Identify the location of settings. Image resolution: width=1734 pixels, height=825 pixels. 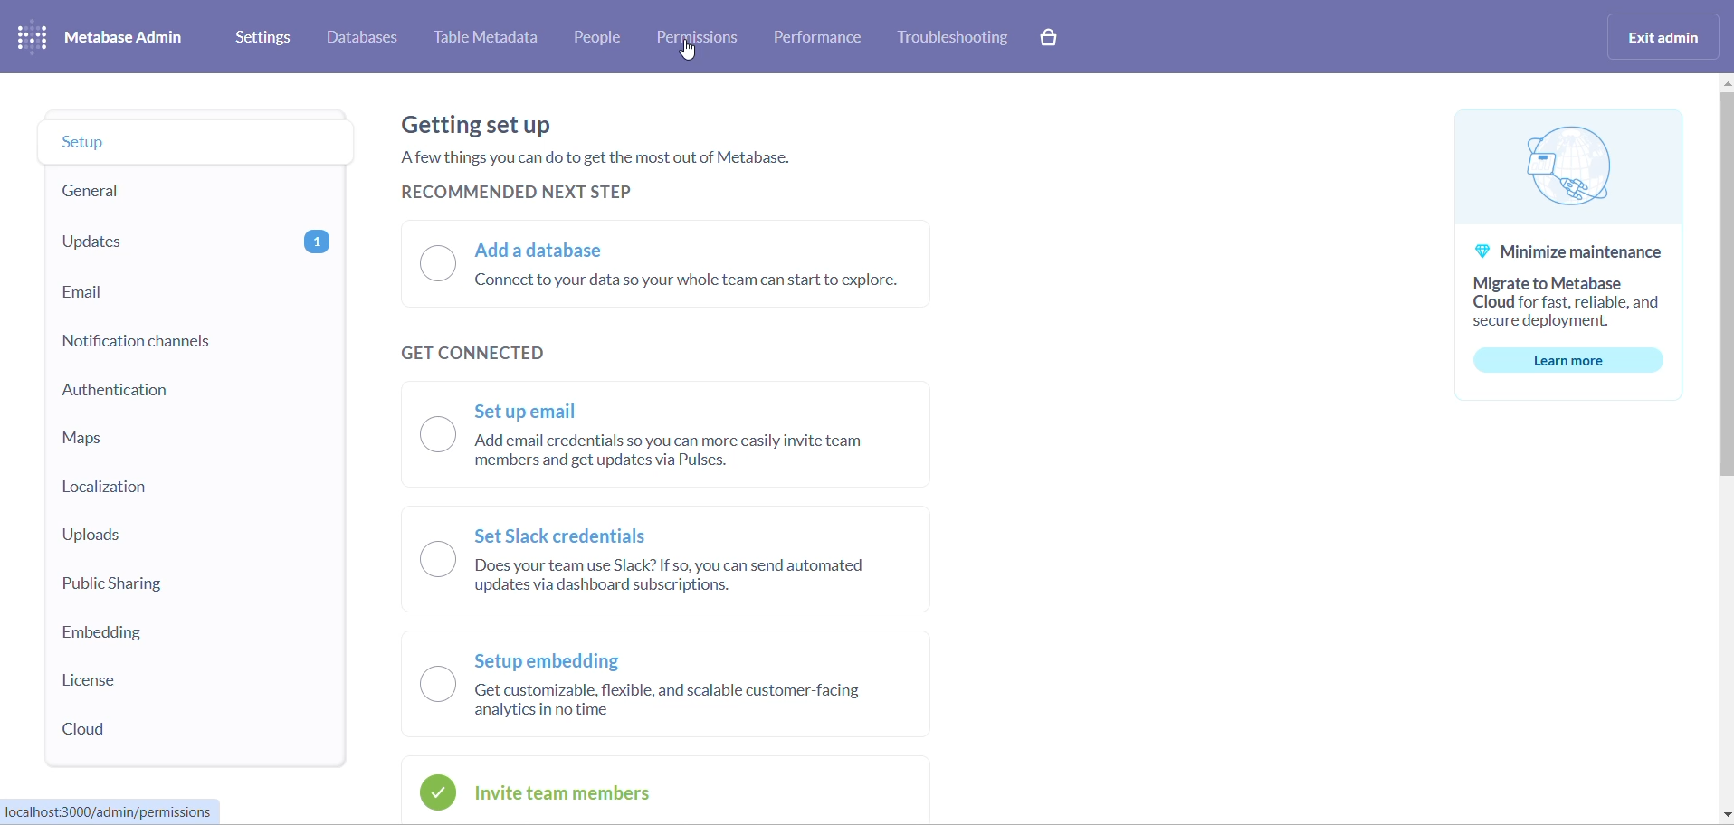
(270, 41).